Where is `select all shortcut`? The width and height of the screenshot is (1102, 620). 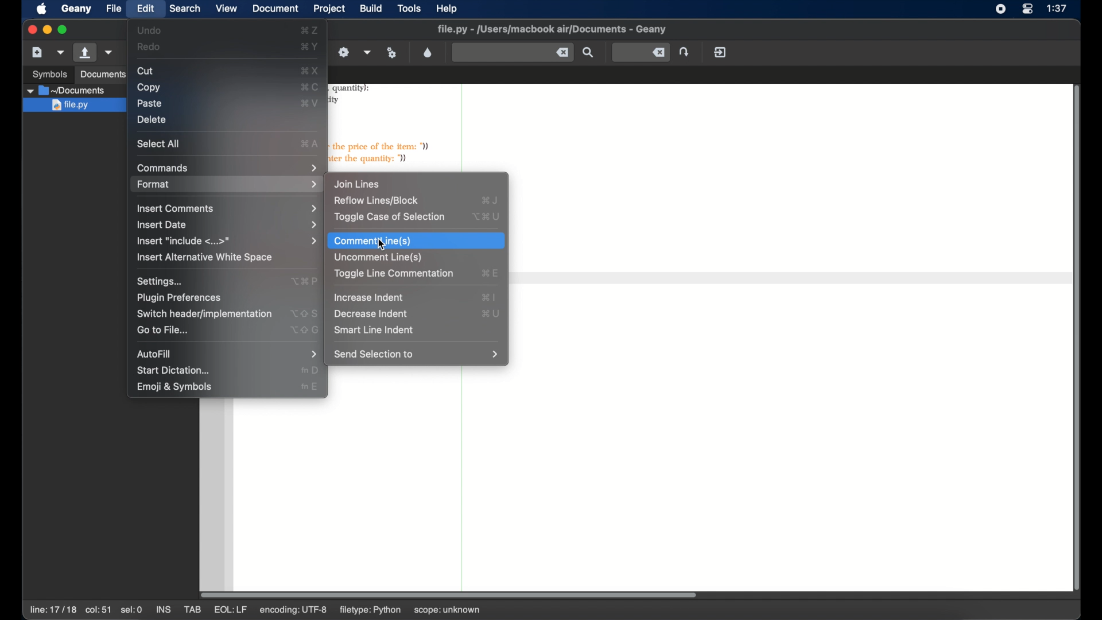
select all shortcut is located at coordinates (309, 144).